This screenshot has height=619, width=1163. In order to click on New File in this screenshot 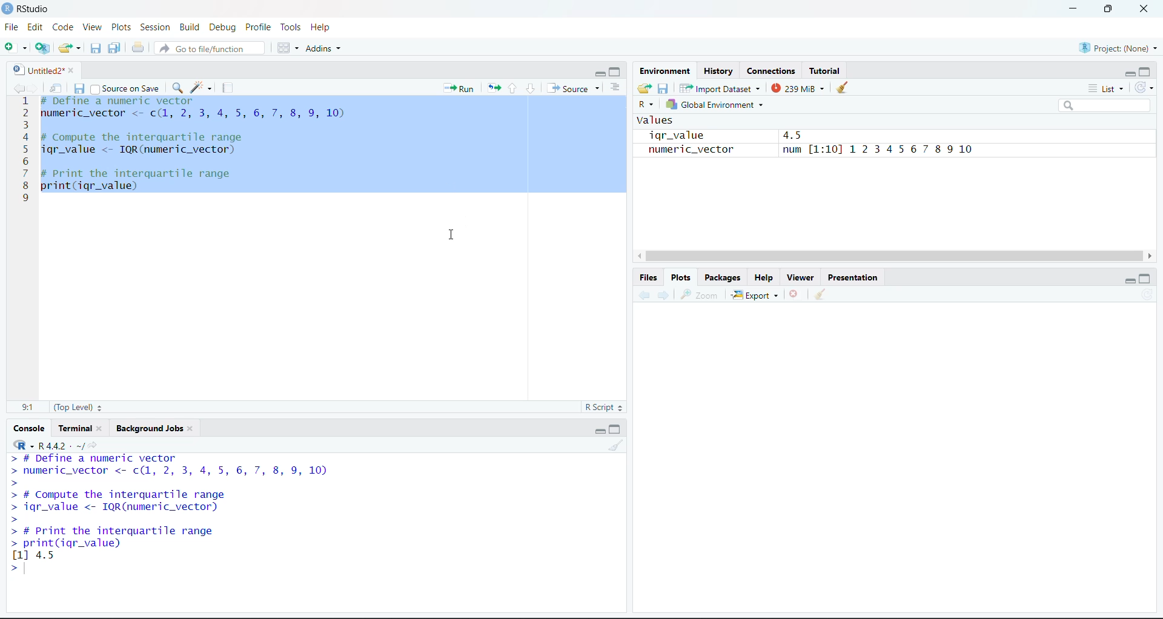, I will do `click(16, 47)`.